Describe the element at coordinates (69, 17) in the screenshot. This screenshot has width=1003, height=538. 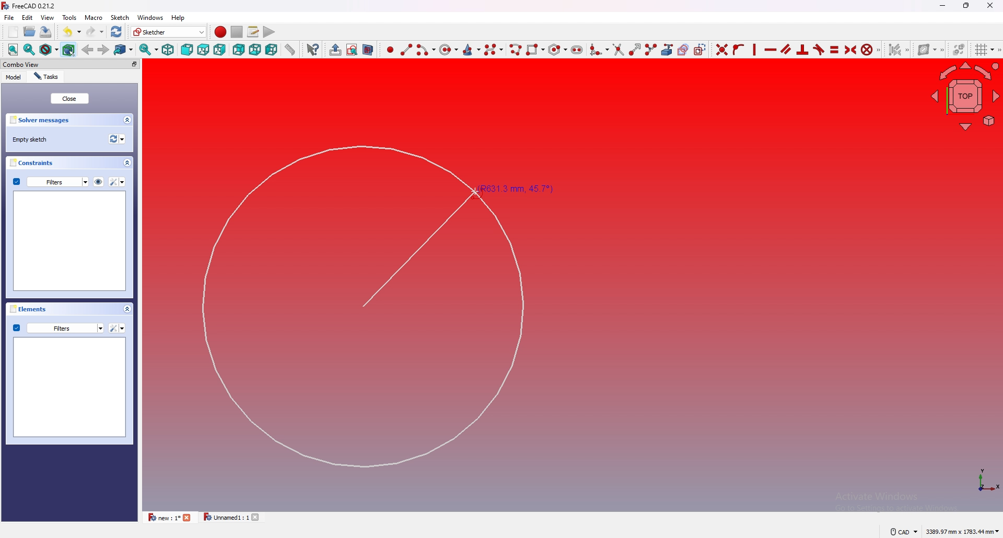
I see `tools` at that location.